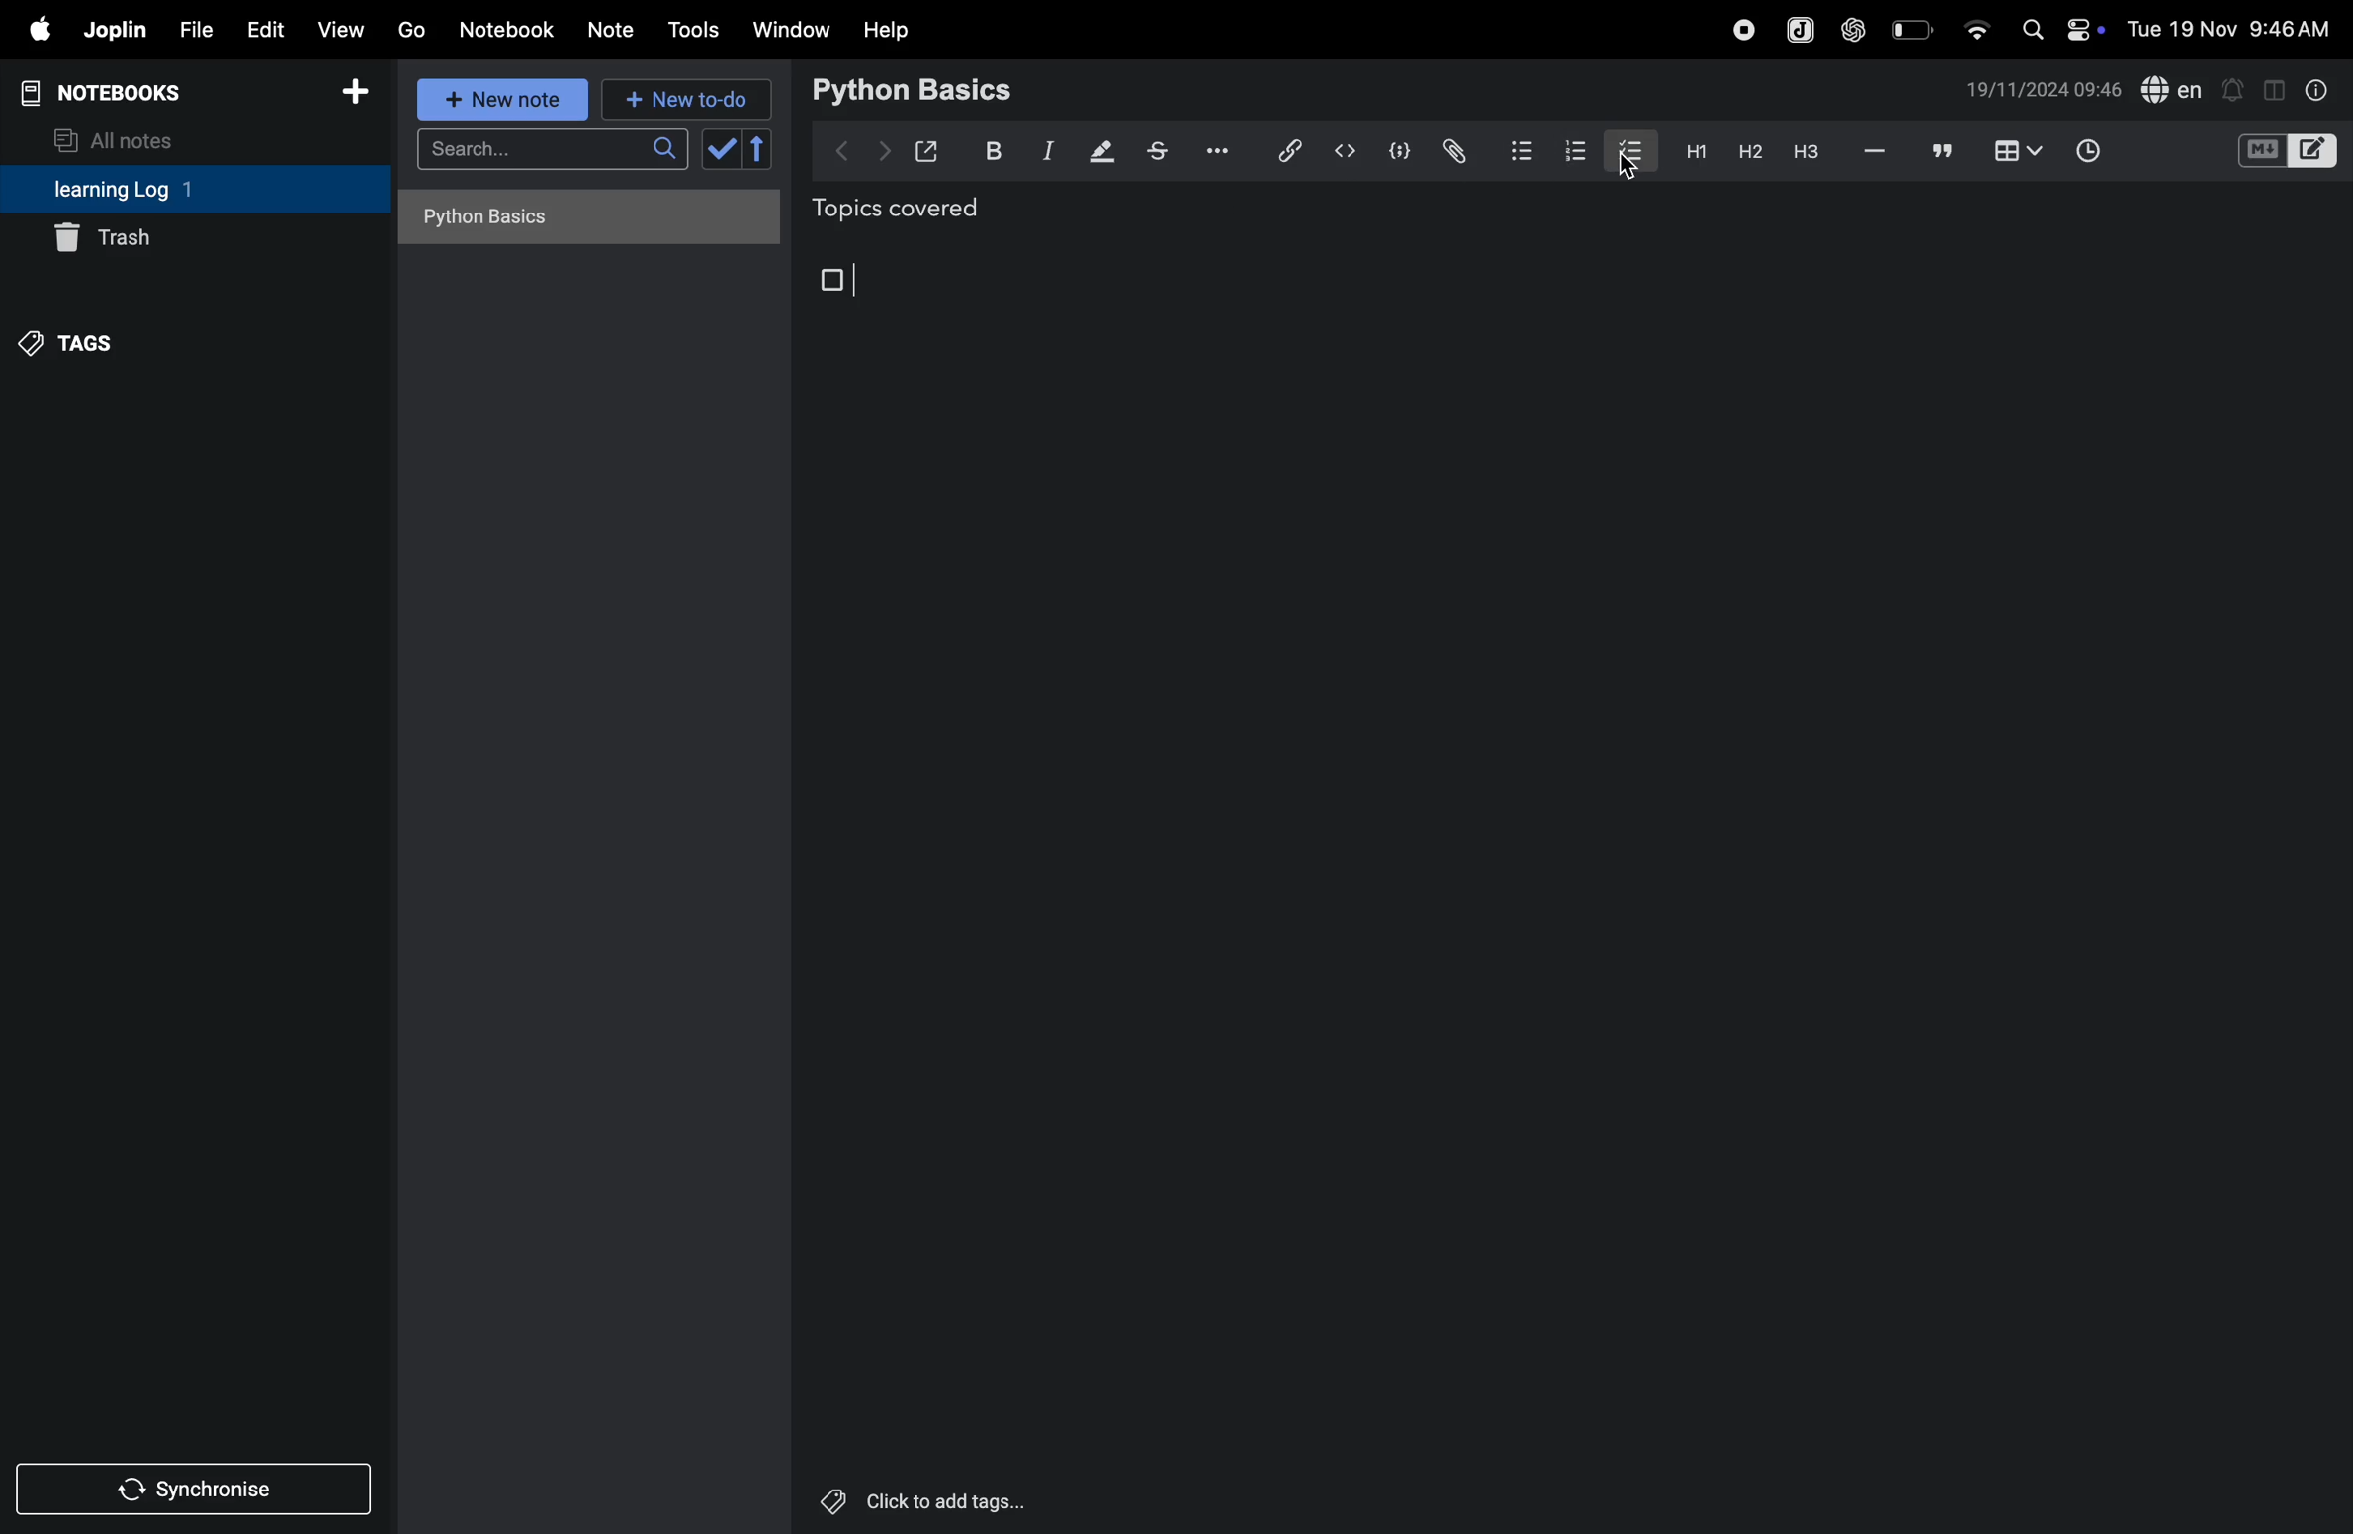 The height and width of the screenshot is (1534, 2353). What do you see at coordinates (1287, 150) in the screenshot?
I see `hyper link` at bounding box center [1287, 150].